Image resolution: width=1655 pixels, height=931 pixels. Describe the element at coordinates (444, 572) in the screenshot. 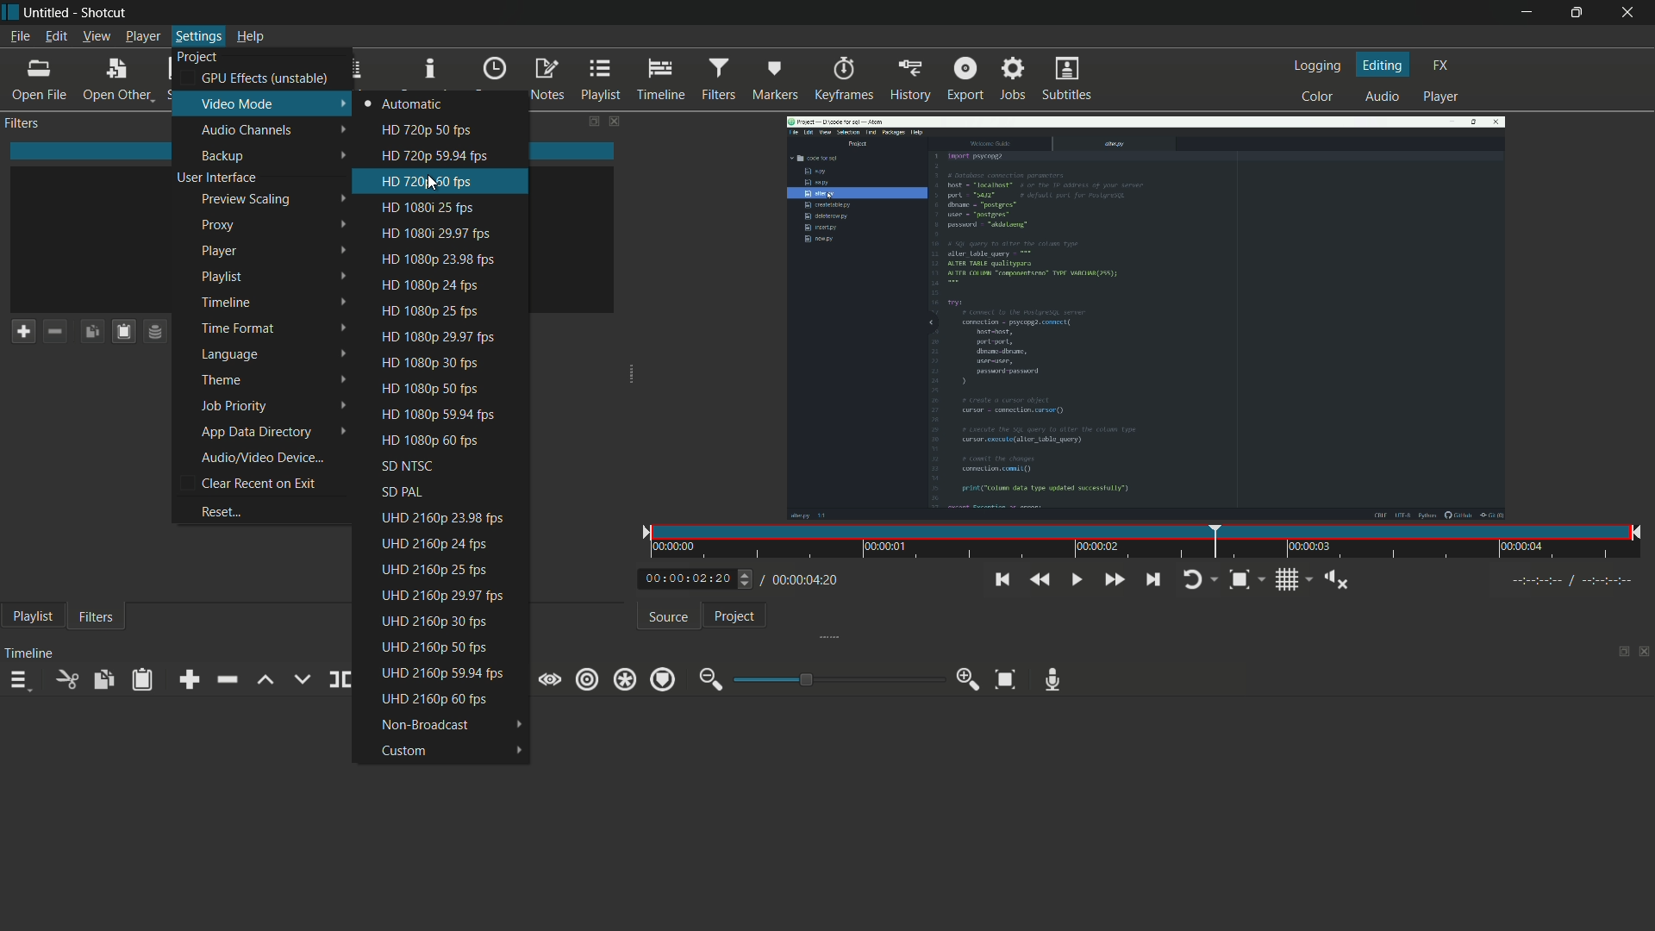

I see `uhd 2160p 25 fps` at that location.